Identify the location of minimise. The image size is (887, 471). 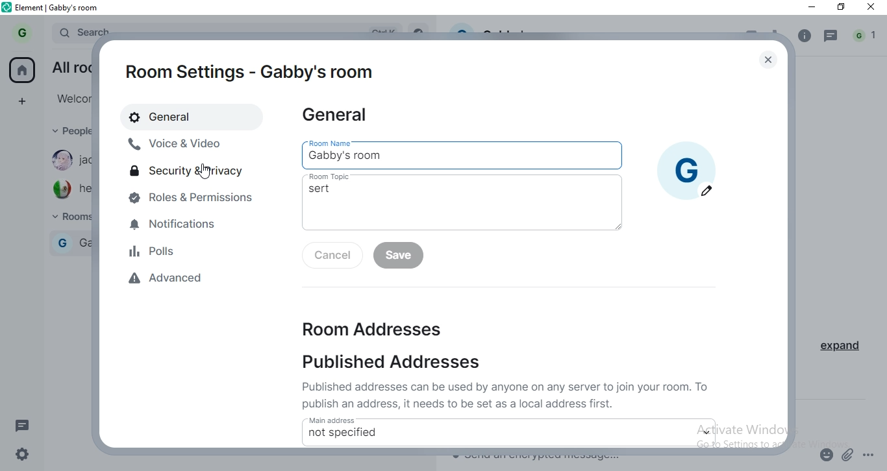
(810, 8).